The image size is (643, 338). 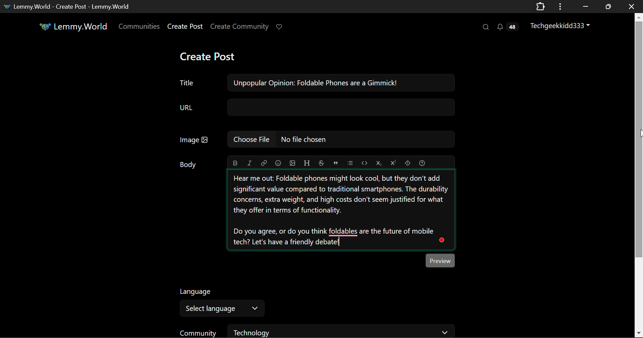 What do you see at coordinates (139, 27) in the screenshot?
I see `Communities` at bounding box center [139, 27].